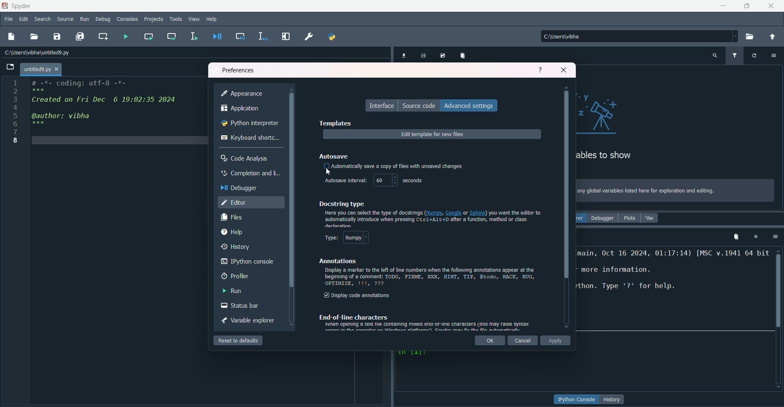 The height and width of the screenshot is (407, 784). What do you see at coordinates (650, 218) in the screenshot?
I see `files` at bounding box center [650, 218].